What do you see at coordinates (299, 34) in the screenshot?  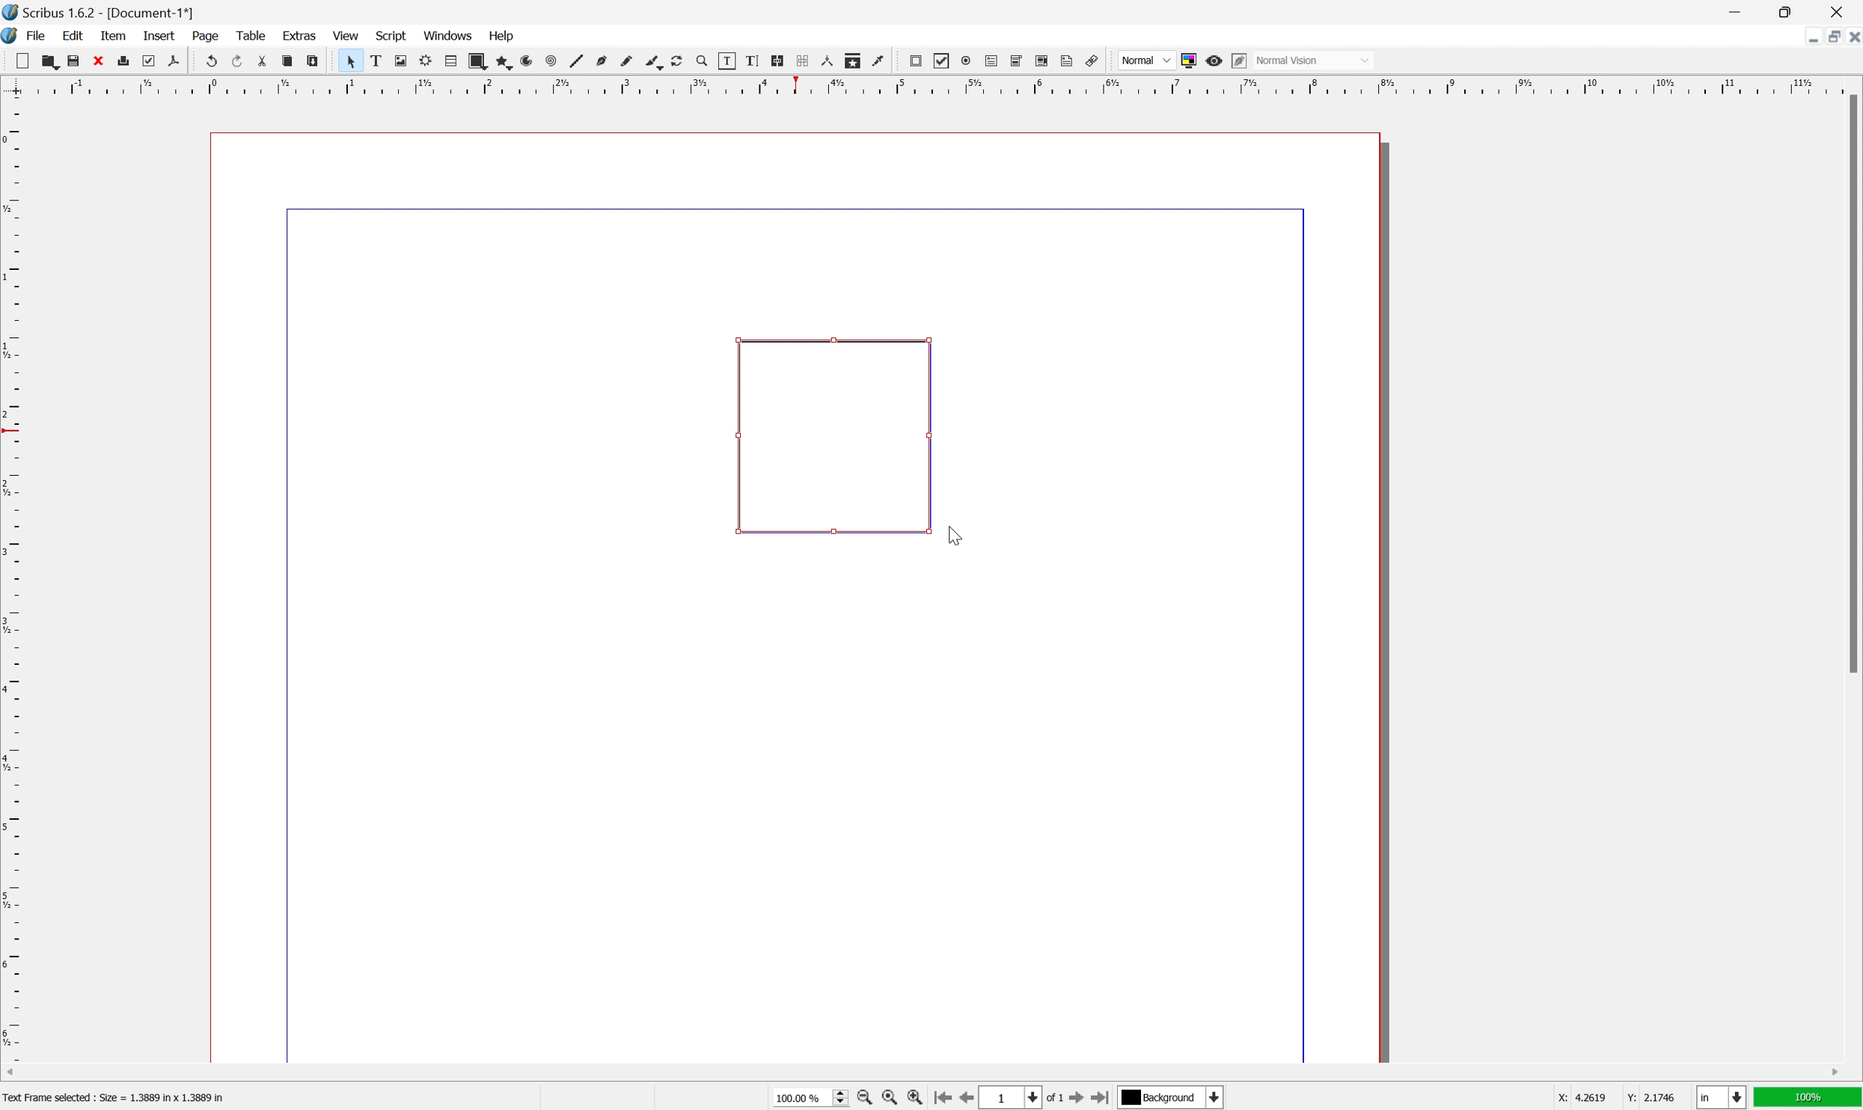 I see `extras` at bounding box center [299, 34].